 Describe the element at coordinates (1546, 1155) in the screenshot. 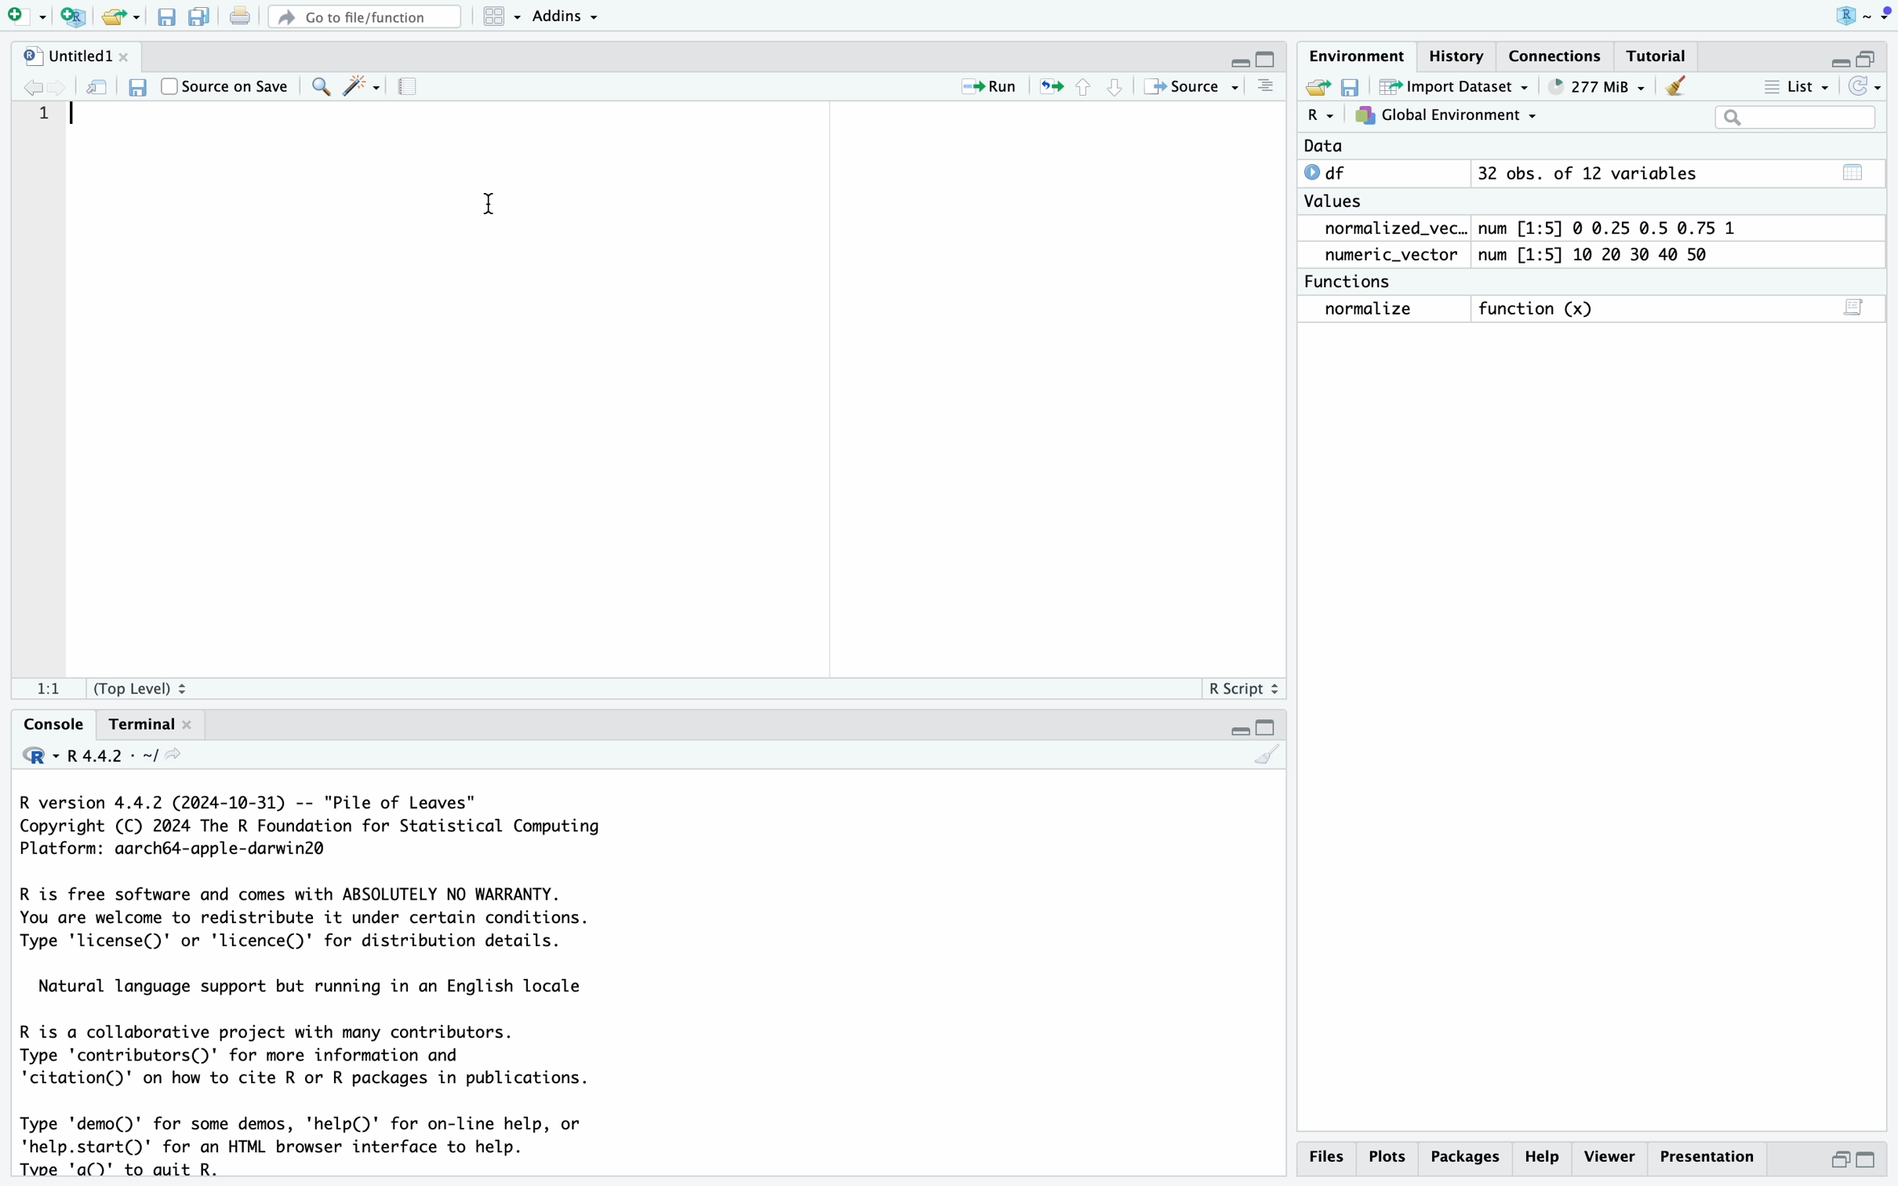

I see `help` at that location.